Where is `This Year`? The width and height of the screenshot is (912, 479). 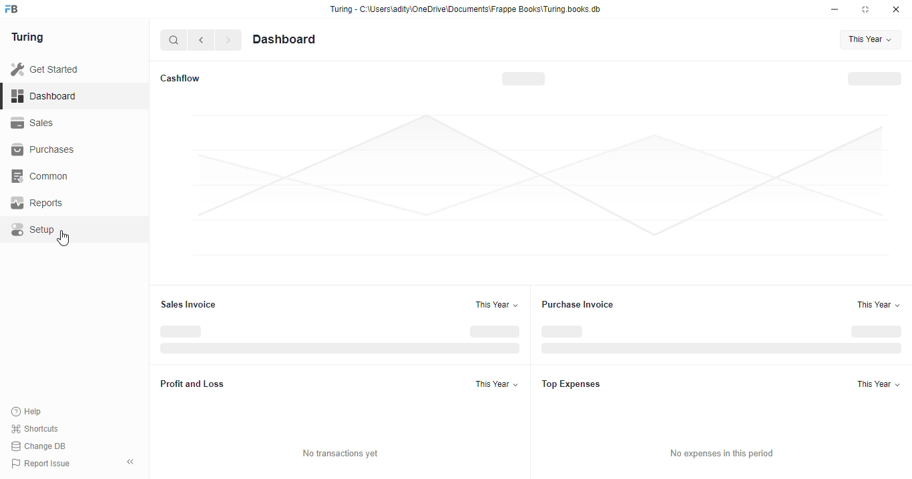
This Year is located at coordinates (498, 304).